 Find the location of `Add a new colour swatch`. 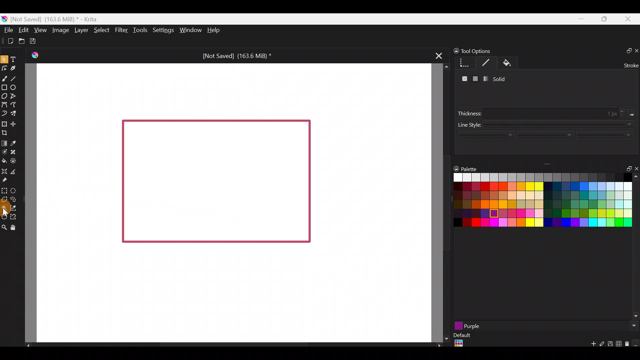

Add a new colour swatch is located at coordinates (590, 345).